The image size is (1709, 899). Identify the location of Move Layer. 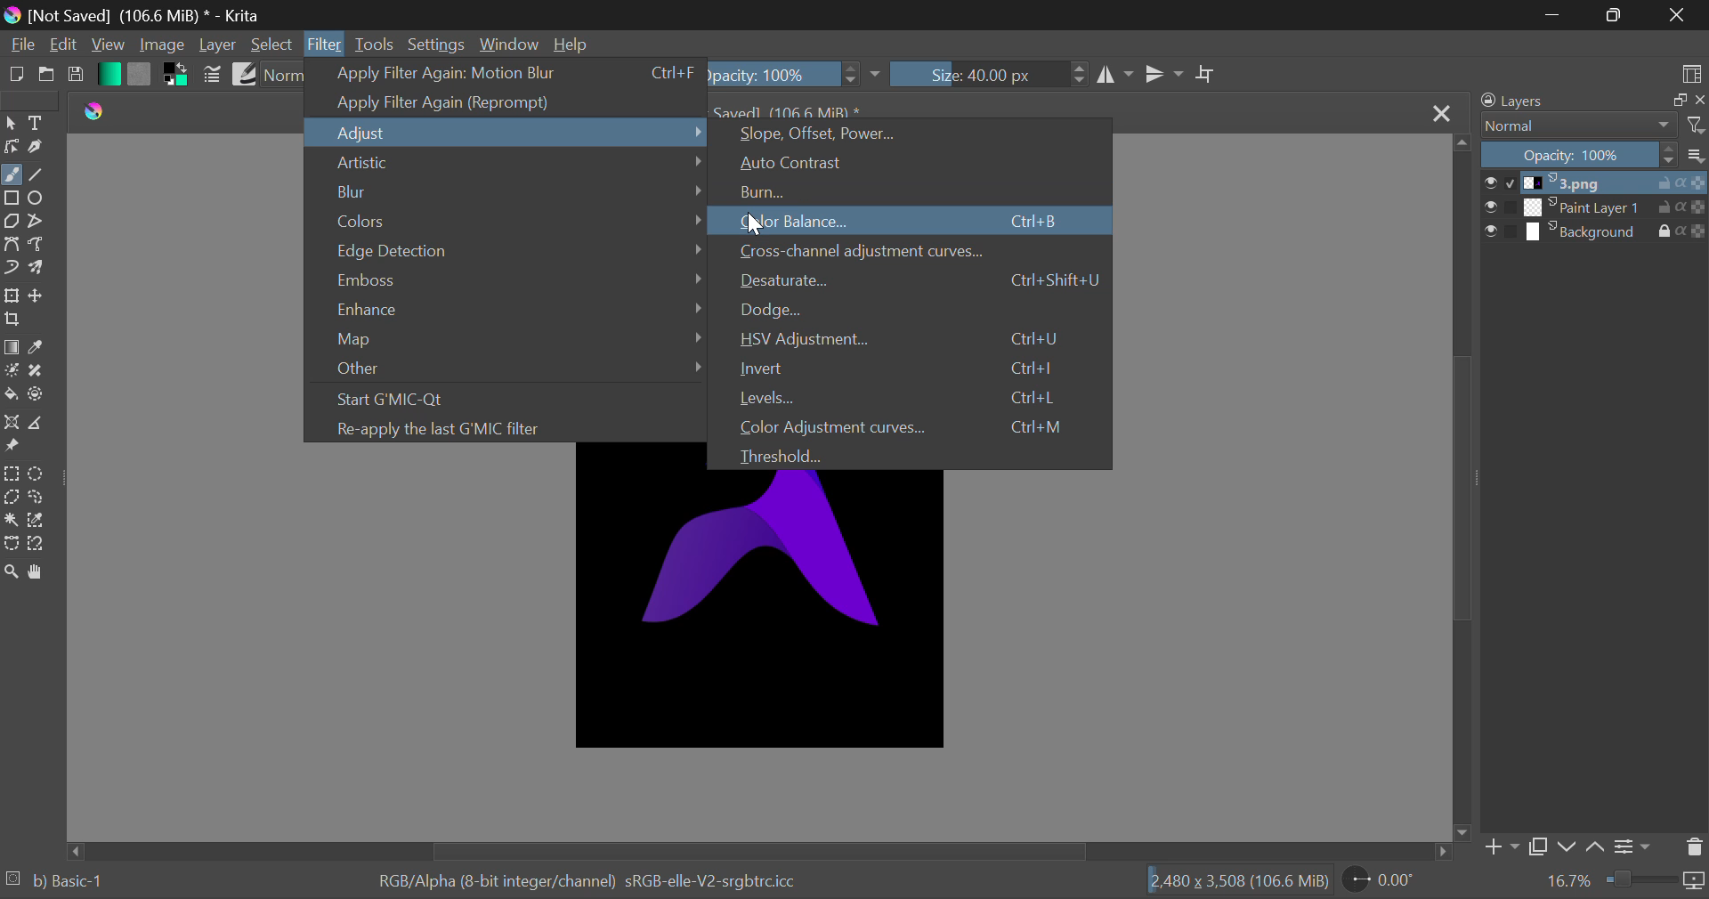
(41, 297).